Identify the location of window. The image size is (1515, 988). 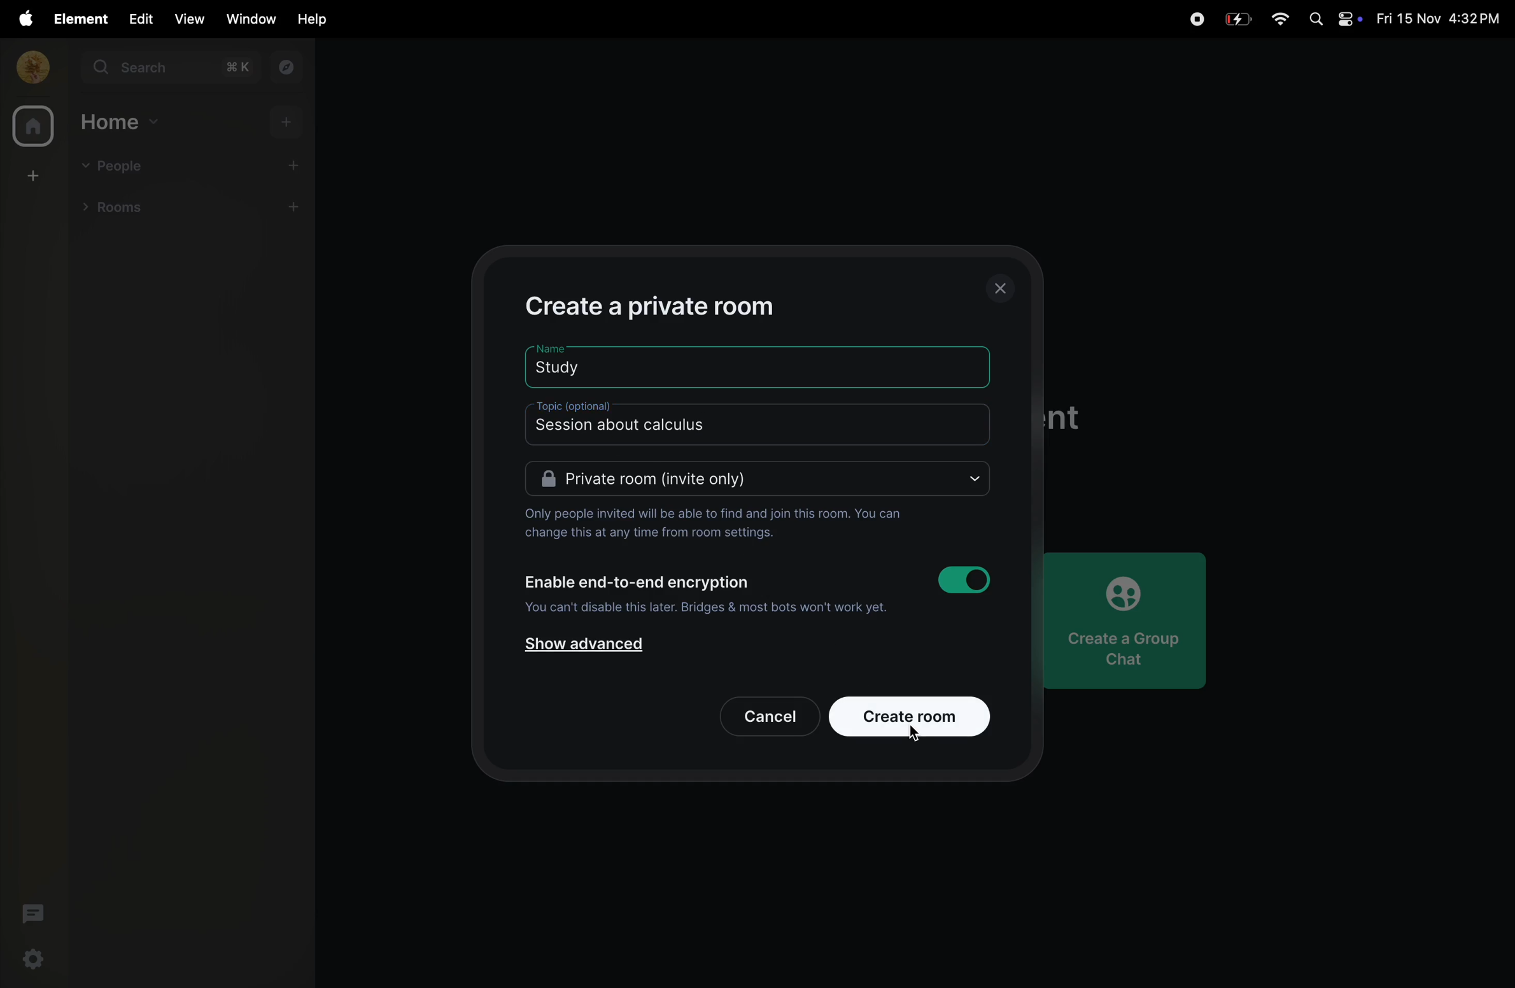
(248, 18).